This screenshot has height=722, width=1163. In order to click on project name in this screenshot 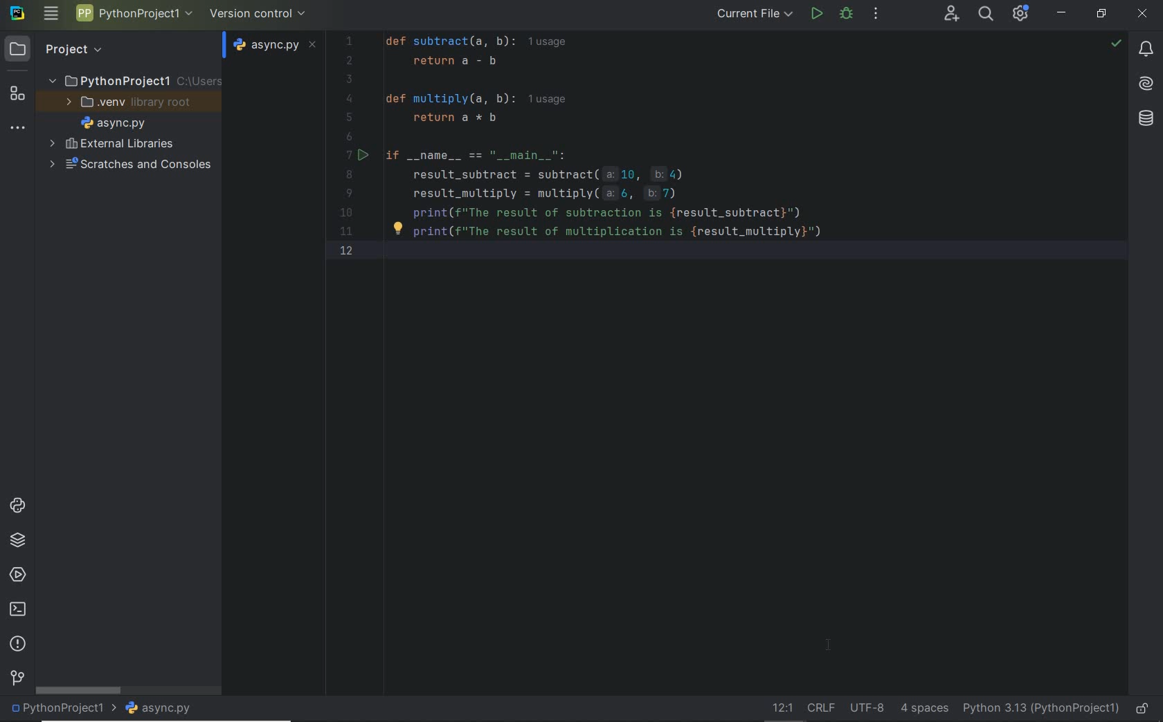, I will do `click(135, 13)`.